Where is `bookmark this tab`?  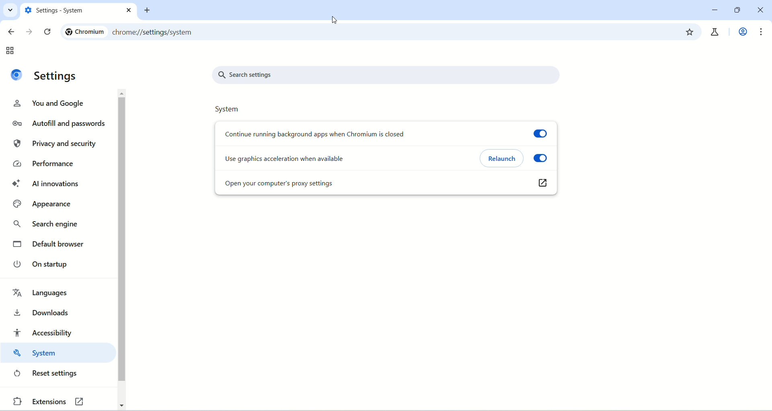
bookmark this tab is located at coordinates (690, 31).